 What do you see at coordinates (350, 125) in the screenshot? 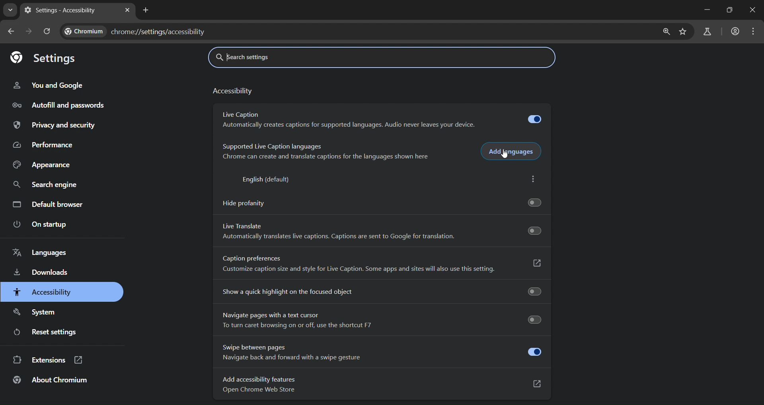
I see `automatically creates captions Tor supported languages. Audio never leaves your device.` at bounding box center [350, 125].